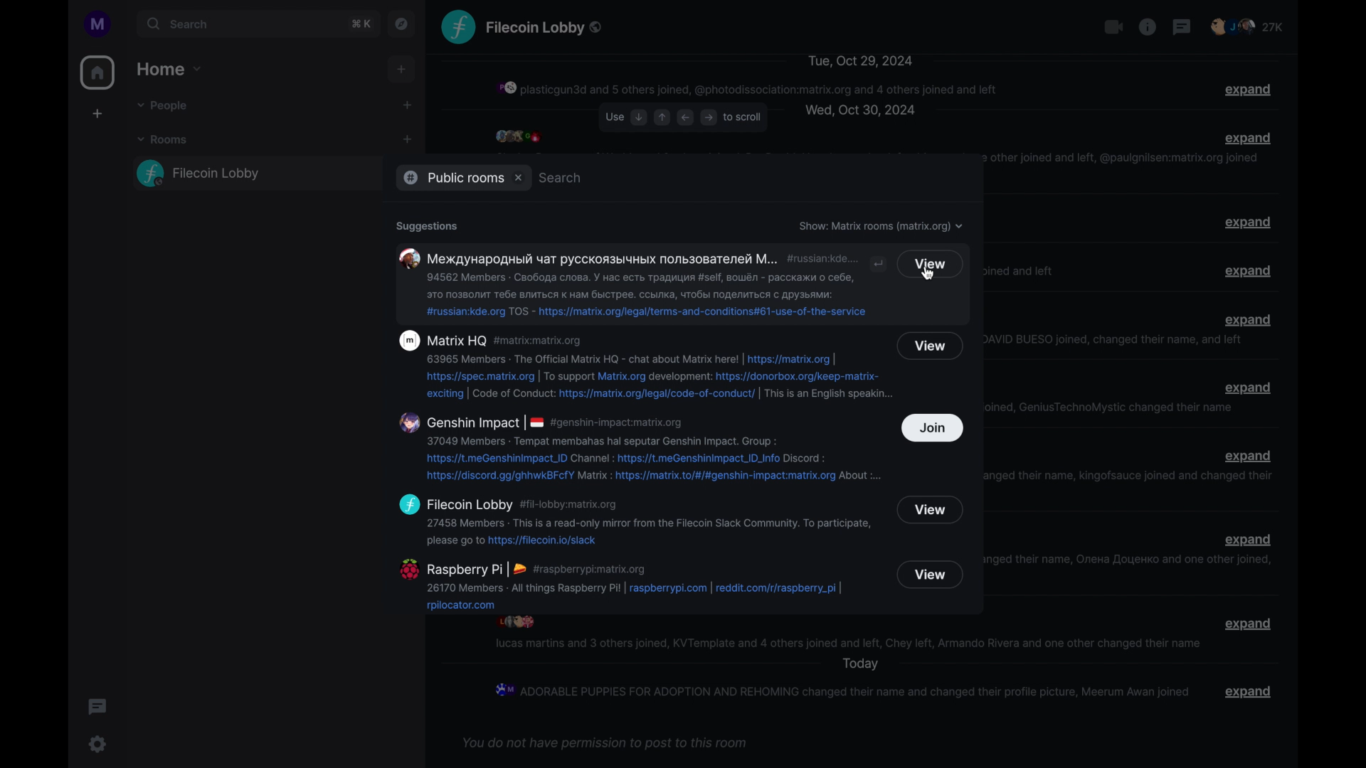 This screenshot has height=768, width=1366. I want to click on search, so click(561, 178).